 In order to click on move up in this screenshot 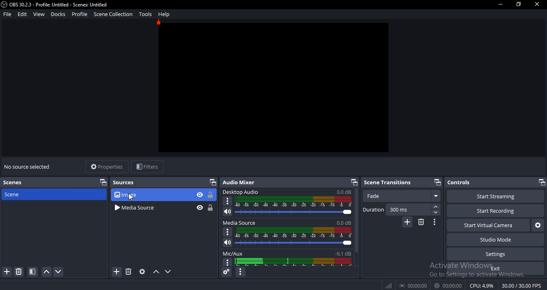, I will do `click(155, 272)`.